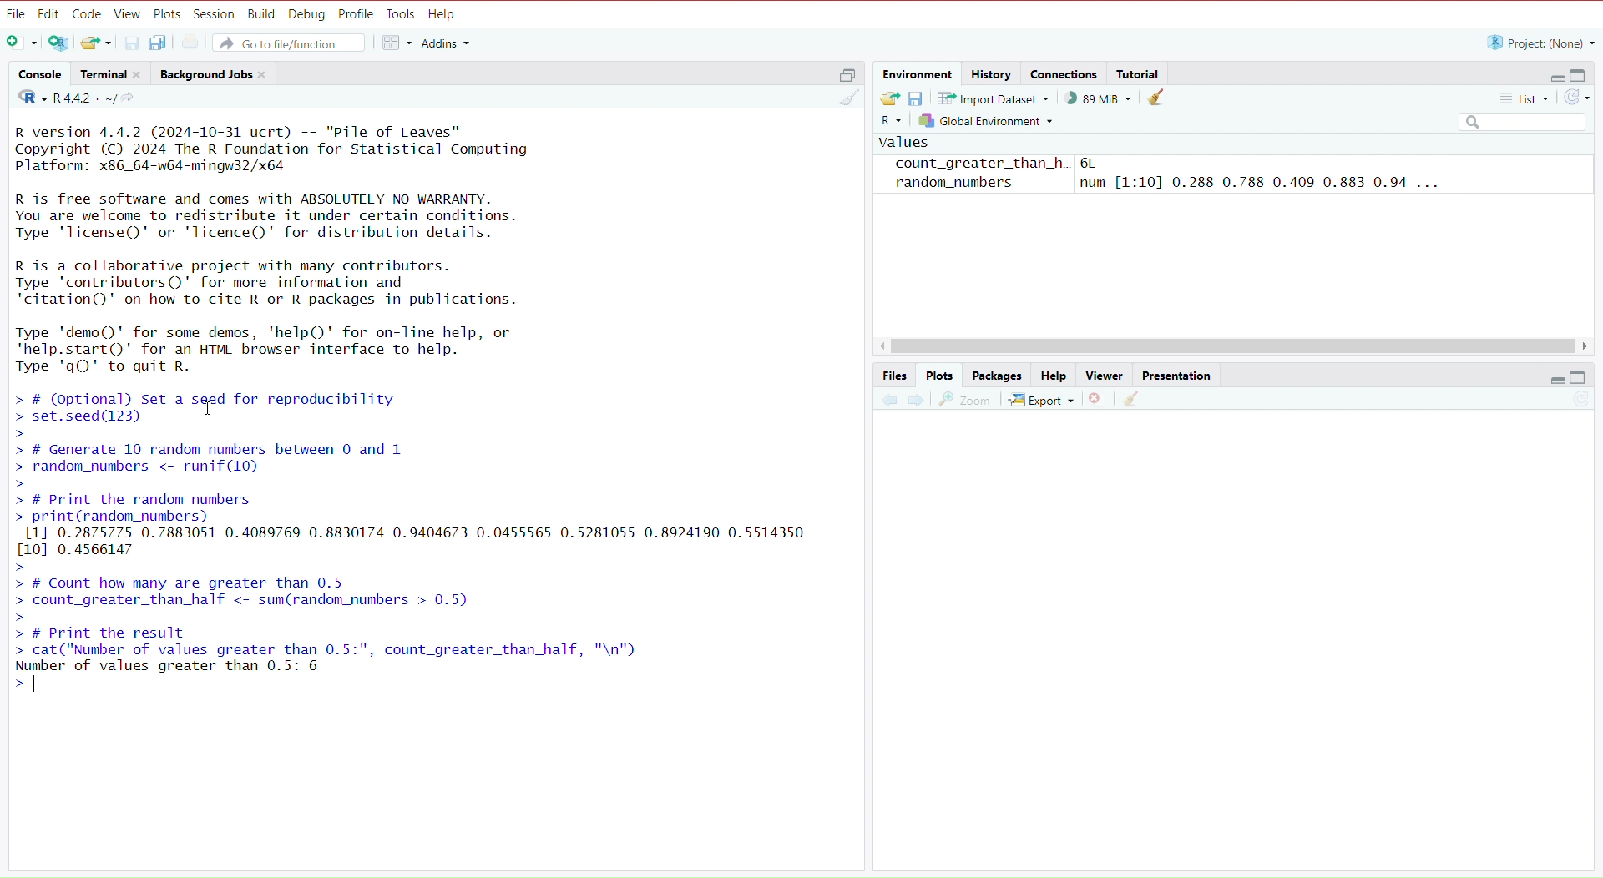  I want to click on Go to file/function, so click(290, 43).